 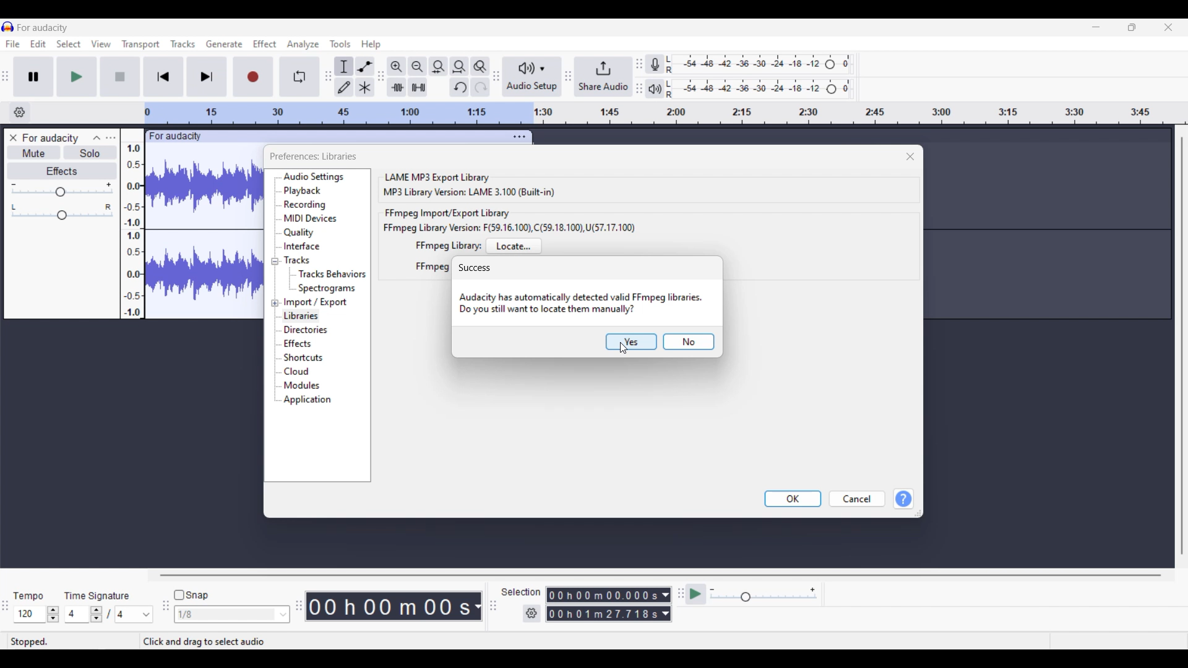 I want to click on Analyze menu, so click(x=303, y=45).